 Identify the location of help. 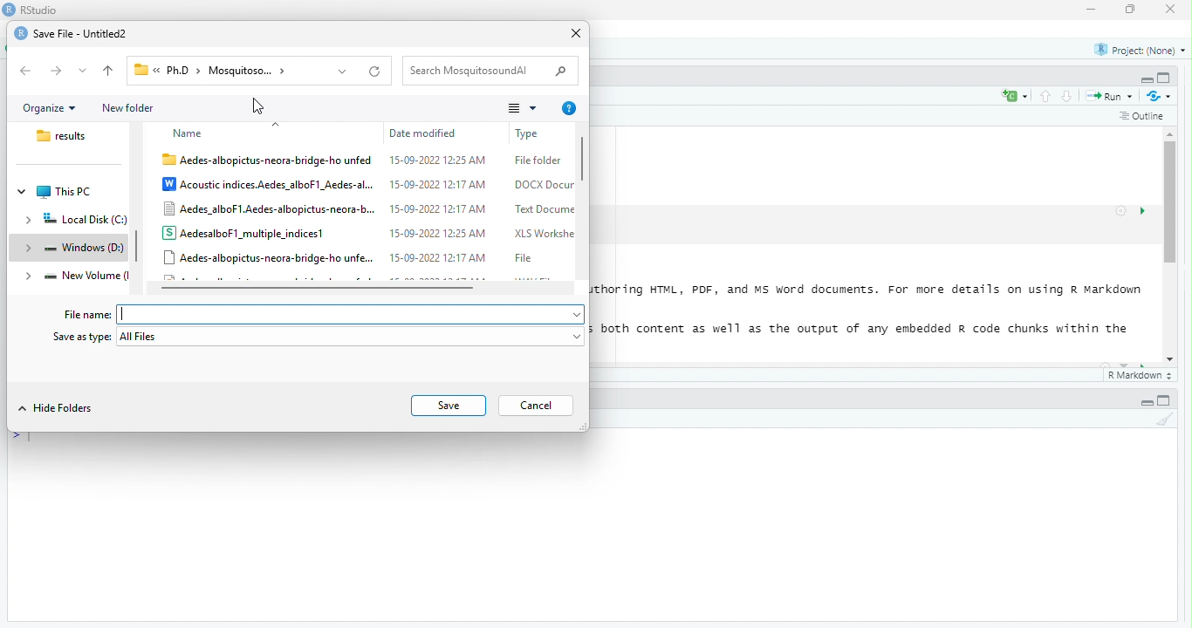
(571, 109).